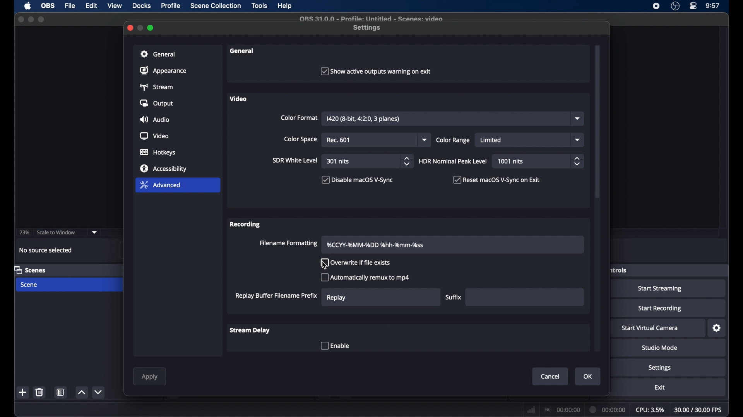 This screenshot has height=417, width=743. What do you see at coordinates (660, 348) in the screenshot?
I see `studio mode` at bounding box center [660, 348].